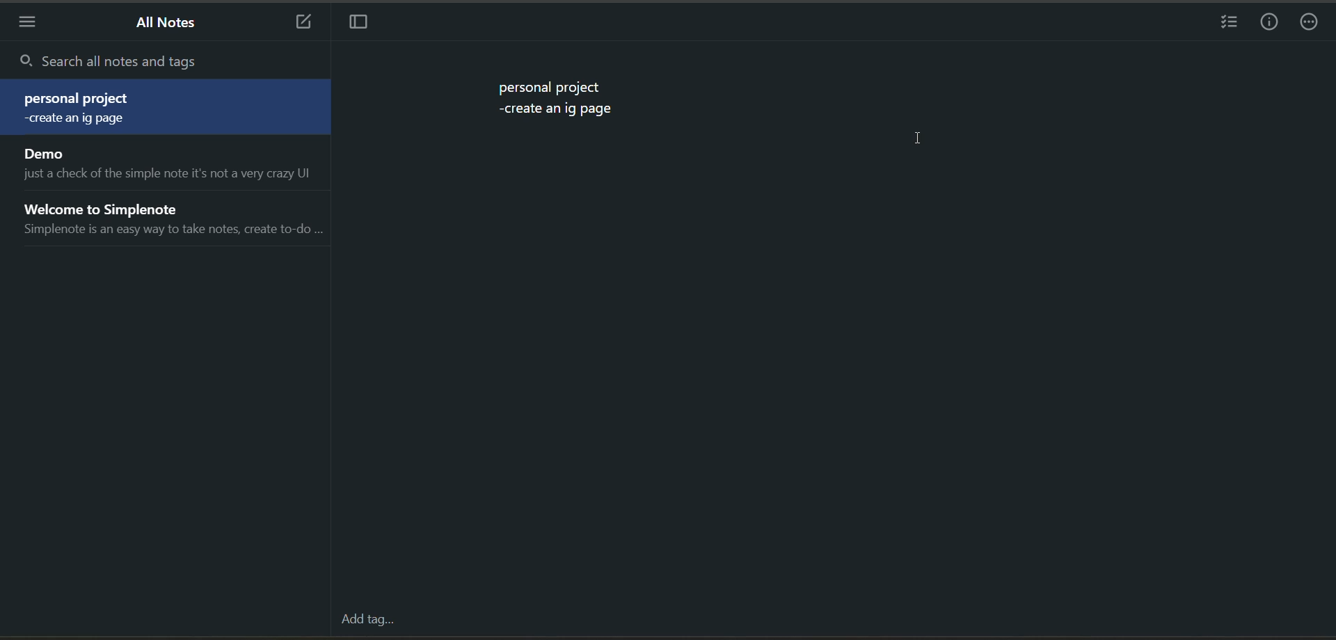  Describe the element at coordinates (1315, 24) in the screenshot. I see `actions` at that location.